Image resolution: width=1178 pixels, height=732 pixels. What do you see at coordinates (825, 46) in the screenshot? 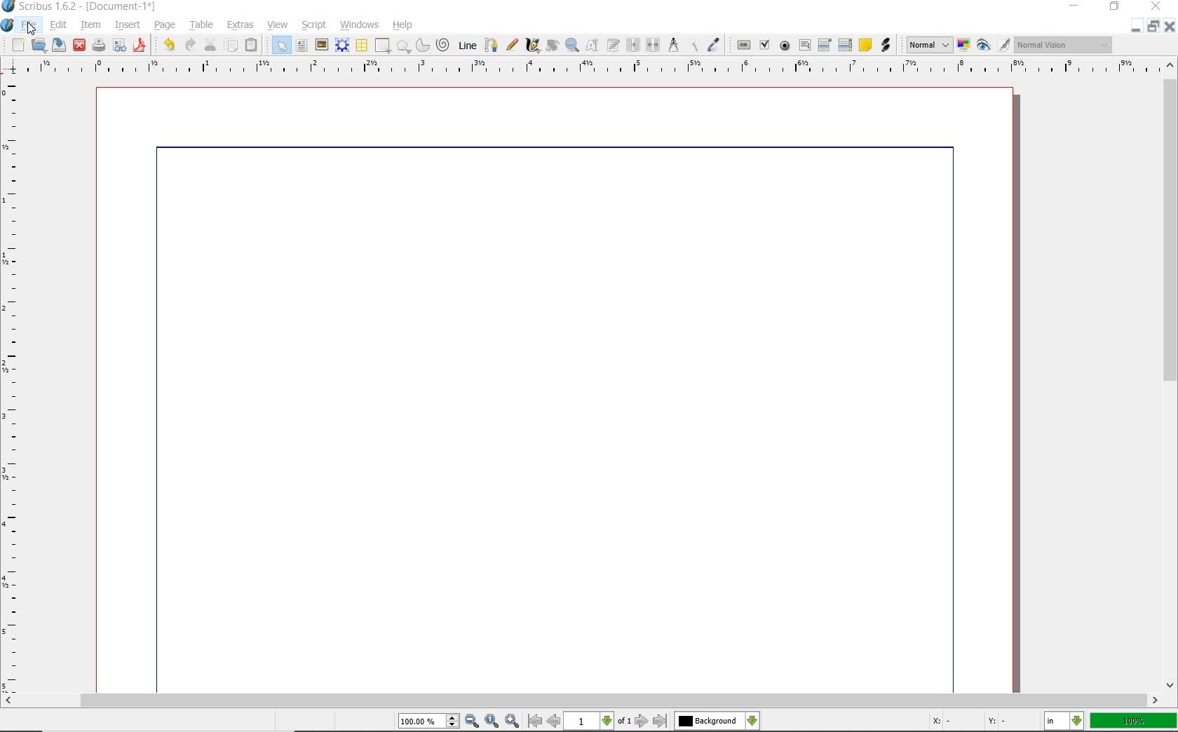
I see `pdf combo box` at bounding box center [825, 46].